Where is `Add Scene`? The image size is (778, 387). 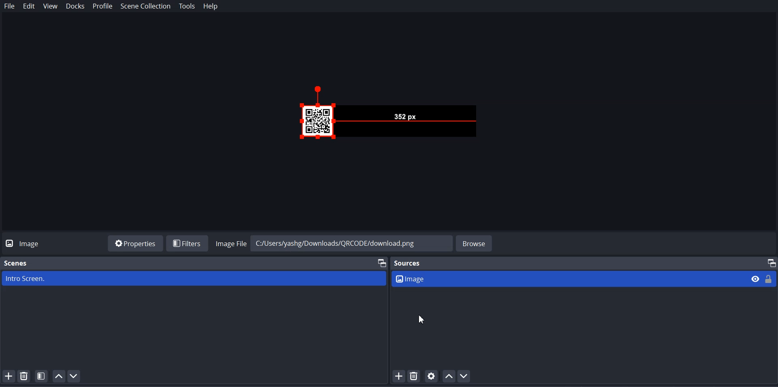
Add Scene is located at coordinates (8, 376).